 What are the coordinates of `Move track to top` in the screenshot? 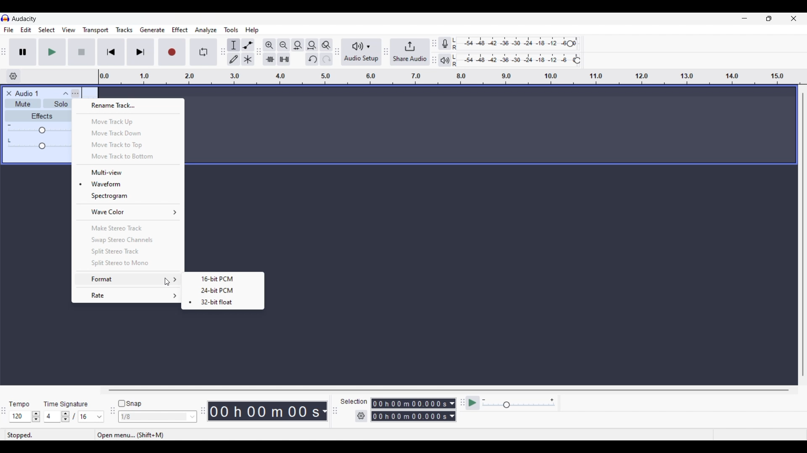 It's located at (127, 145).